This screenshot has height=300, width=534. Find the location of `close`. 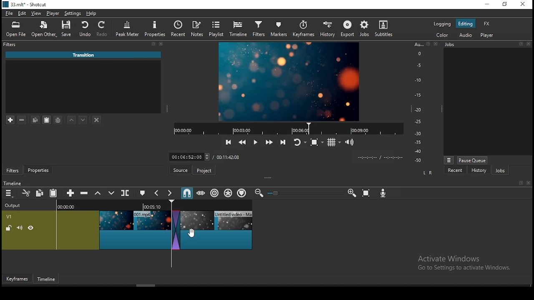

close is located at coordinates (524, 5).